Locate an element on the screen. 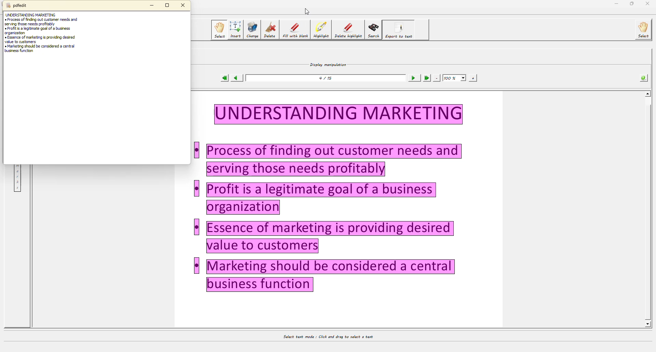 The height and width of the screenshot is (352, 656). maximize is located at coordinates (632, 3).